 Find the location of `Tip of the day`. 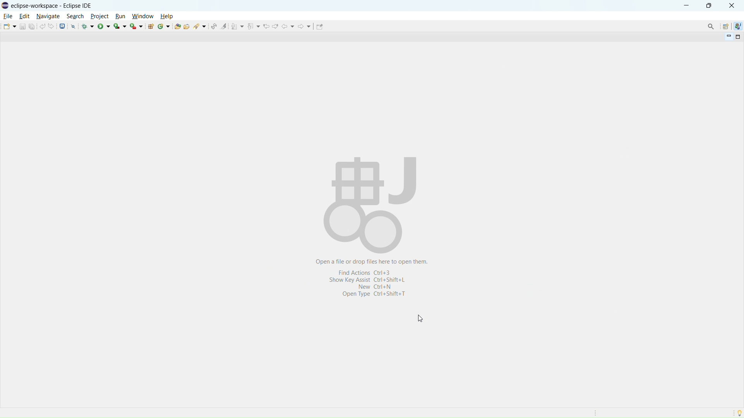

Tip of the day is located at coordinates (739, 412).